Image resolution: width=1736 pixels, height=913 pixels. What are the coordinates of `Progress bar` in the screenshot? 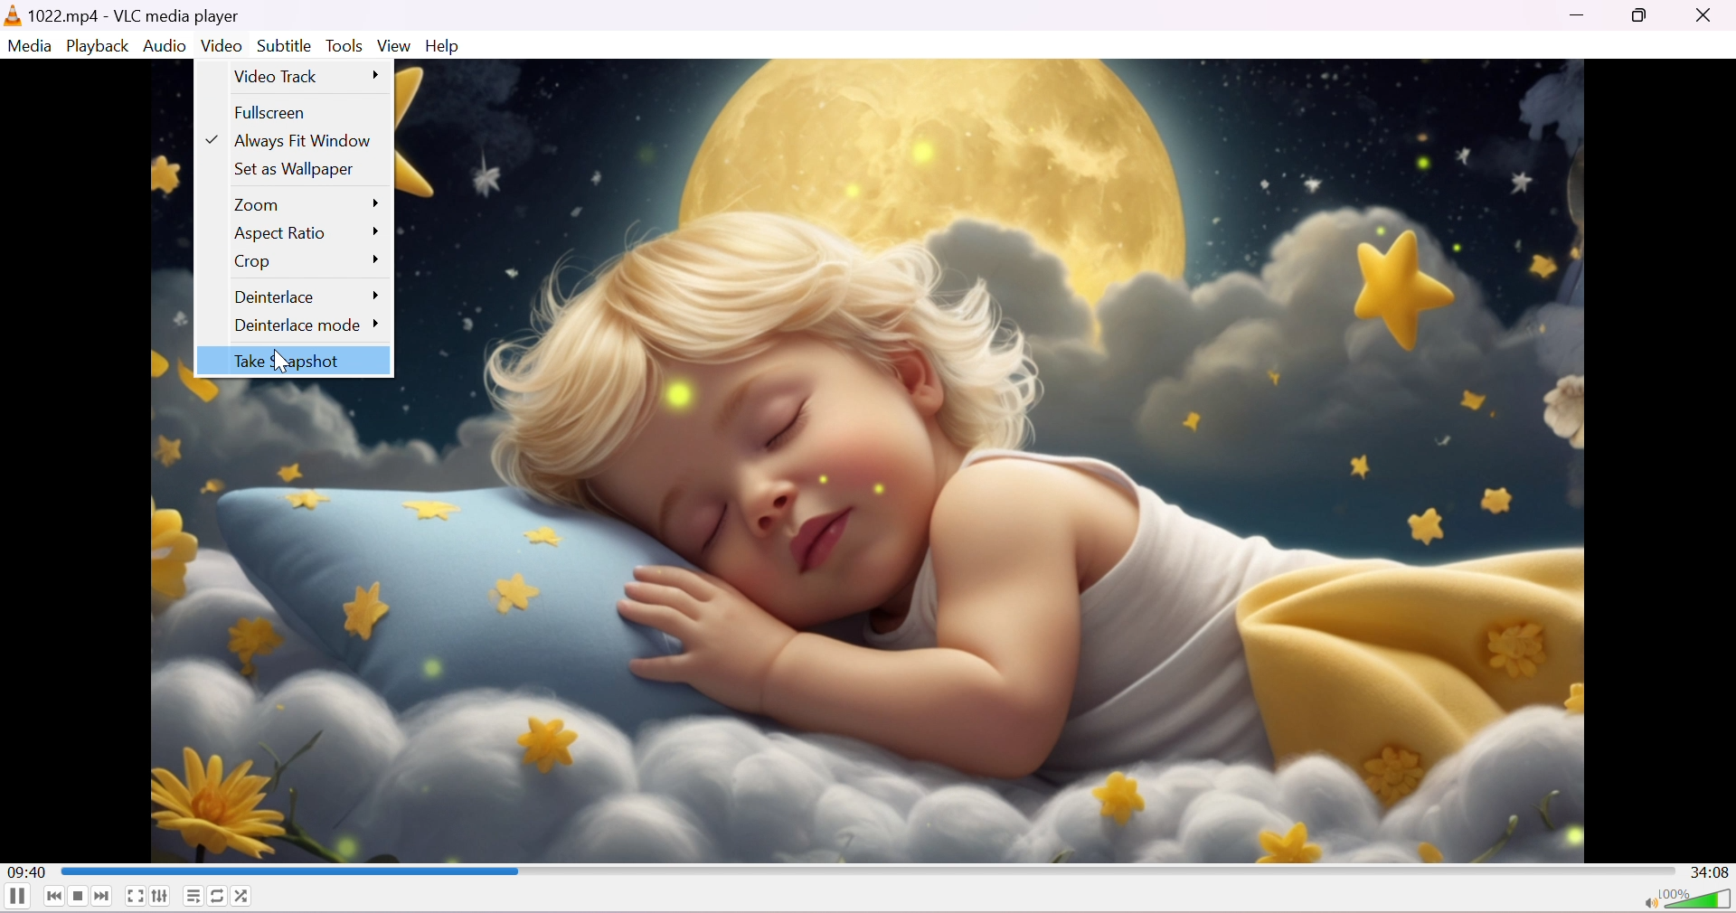 It's located at (868, 870).